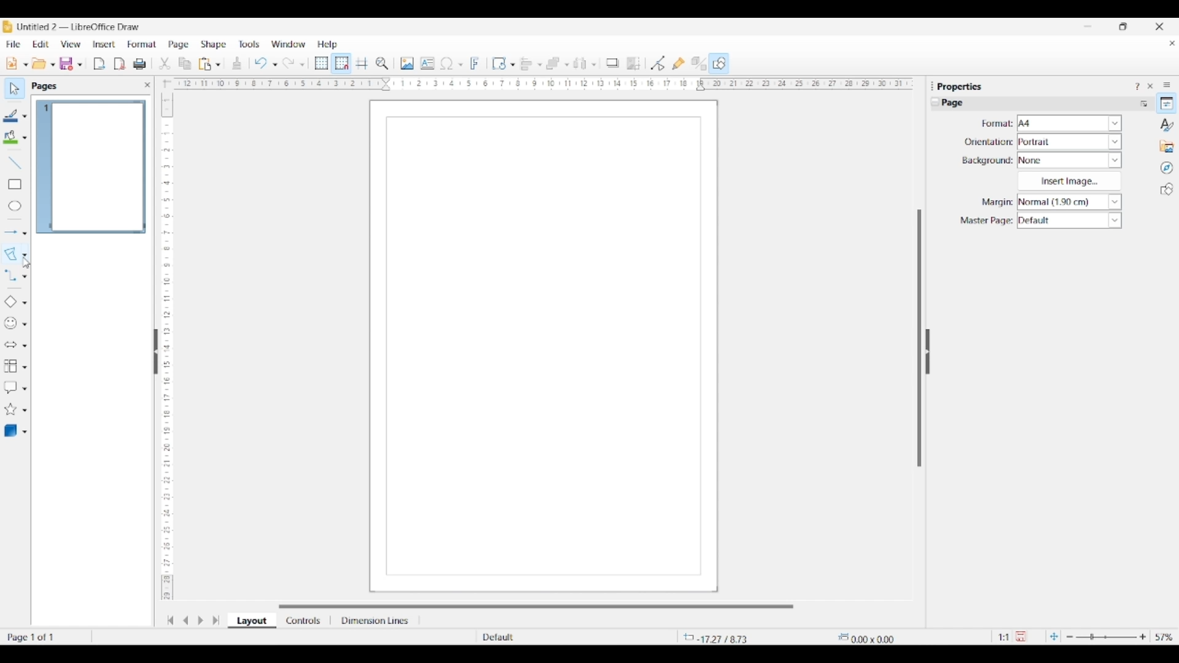 The image size is (1179, 663). Describe the element at coordinates (919, 338) in the screenshot. I see `Vertical slide bar` at that location.